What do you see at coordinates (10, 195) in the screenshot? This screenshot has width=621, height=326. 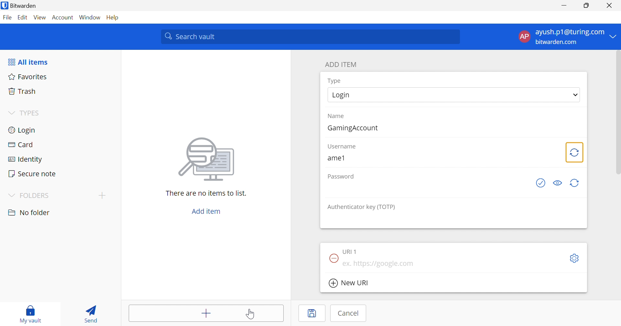 I see `Drop Down` at bounding box center [10, 195].